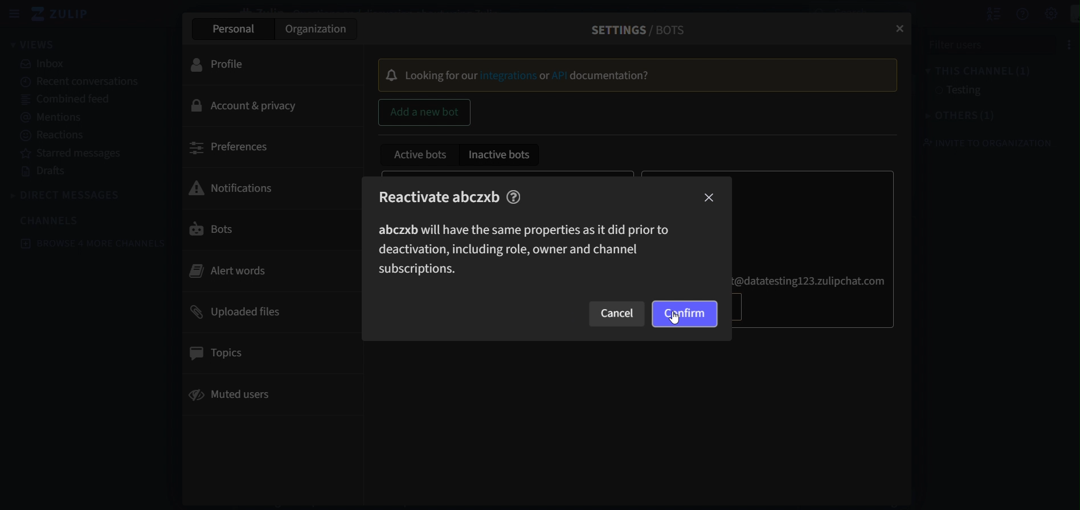 This screenshot has width=1080, height=510. What do you see at coordinates (36, 45) in the screenshot?
I see `views` at bounding box center [36, 45].